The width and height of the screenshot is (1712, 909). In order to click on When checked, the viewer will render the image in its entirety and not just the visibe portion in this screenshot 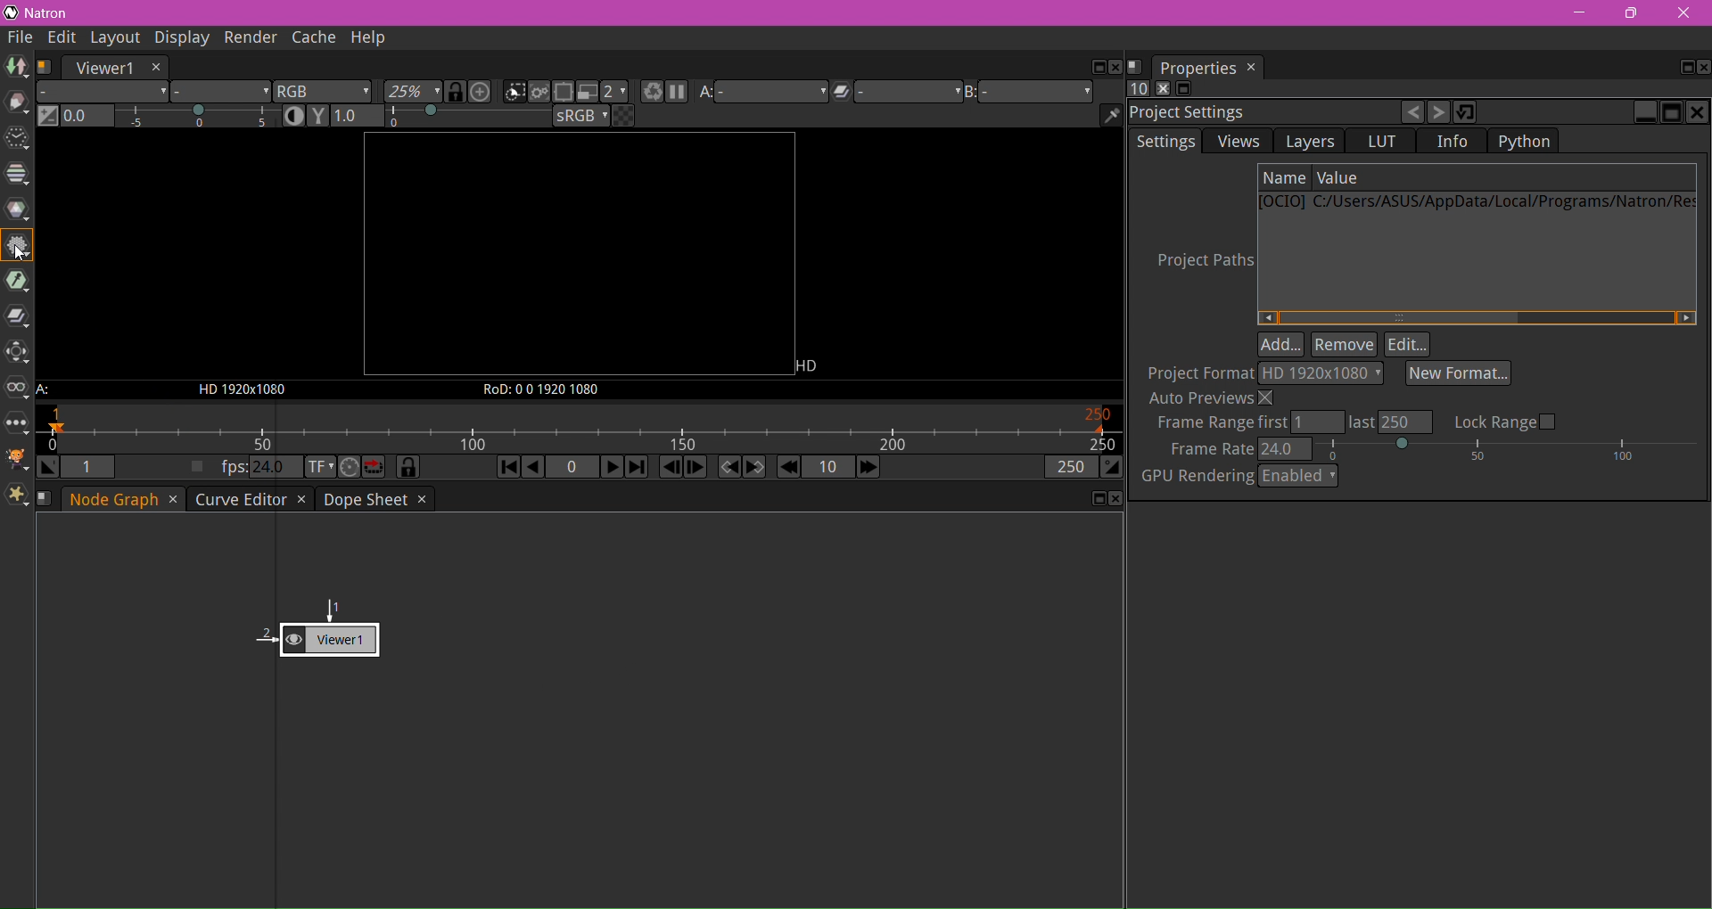, I will do `click(541, 94)`.